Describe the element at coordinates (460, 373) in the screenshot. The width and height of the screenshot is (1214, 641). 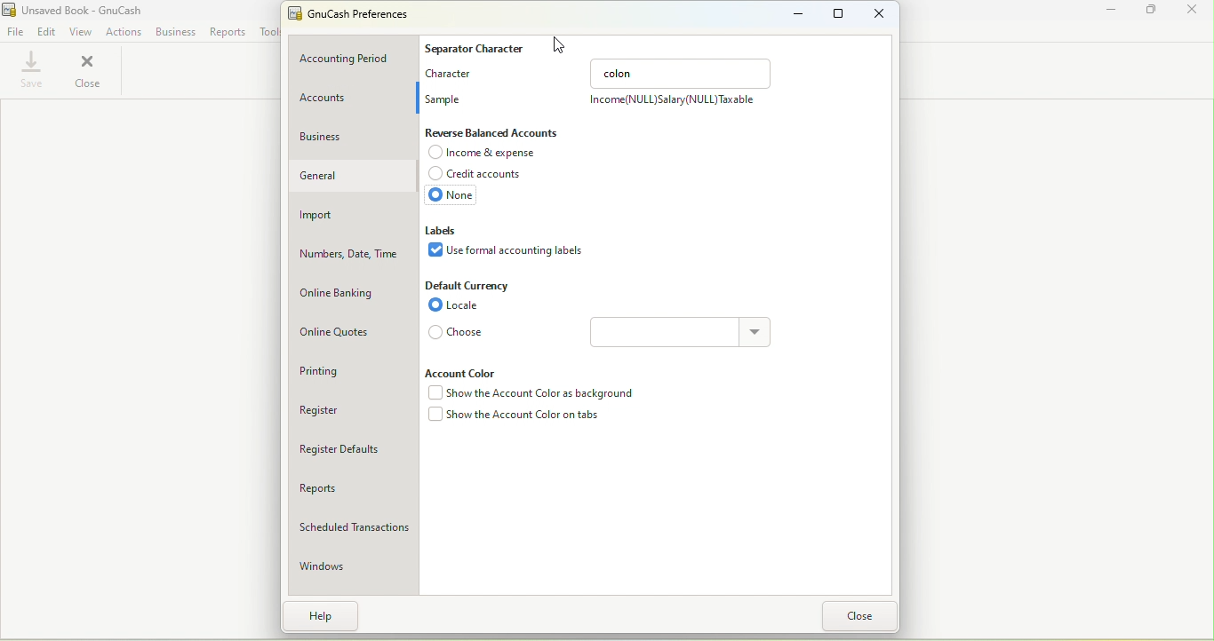
I see `Account color` at that location.